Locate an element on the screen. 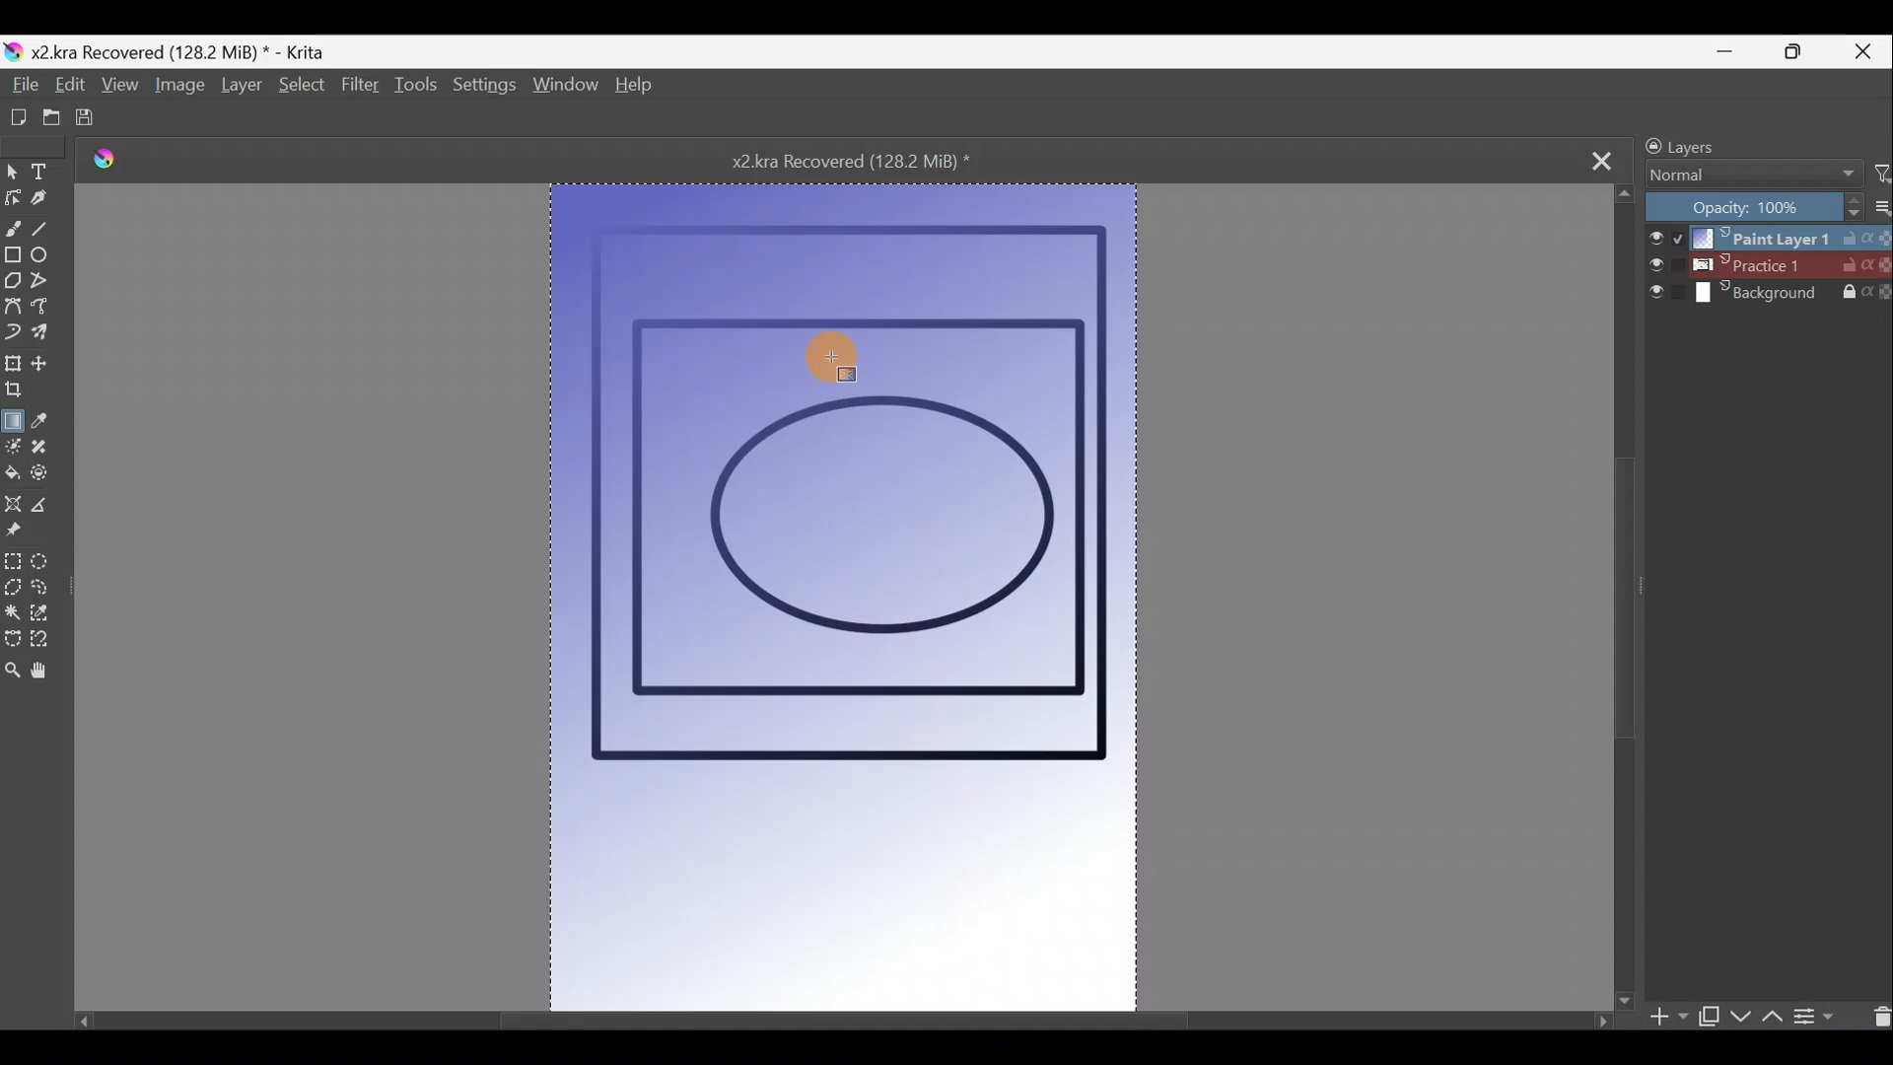  Rectangular selection tool is located at coordinates (12, 564).